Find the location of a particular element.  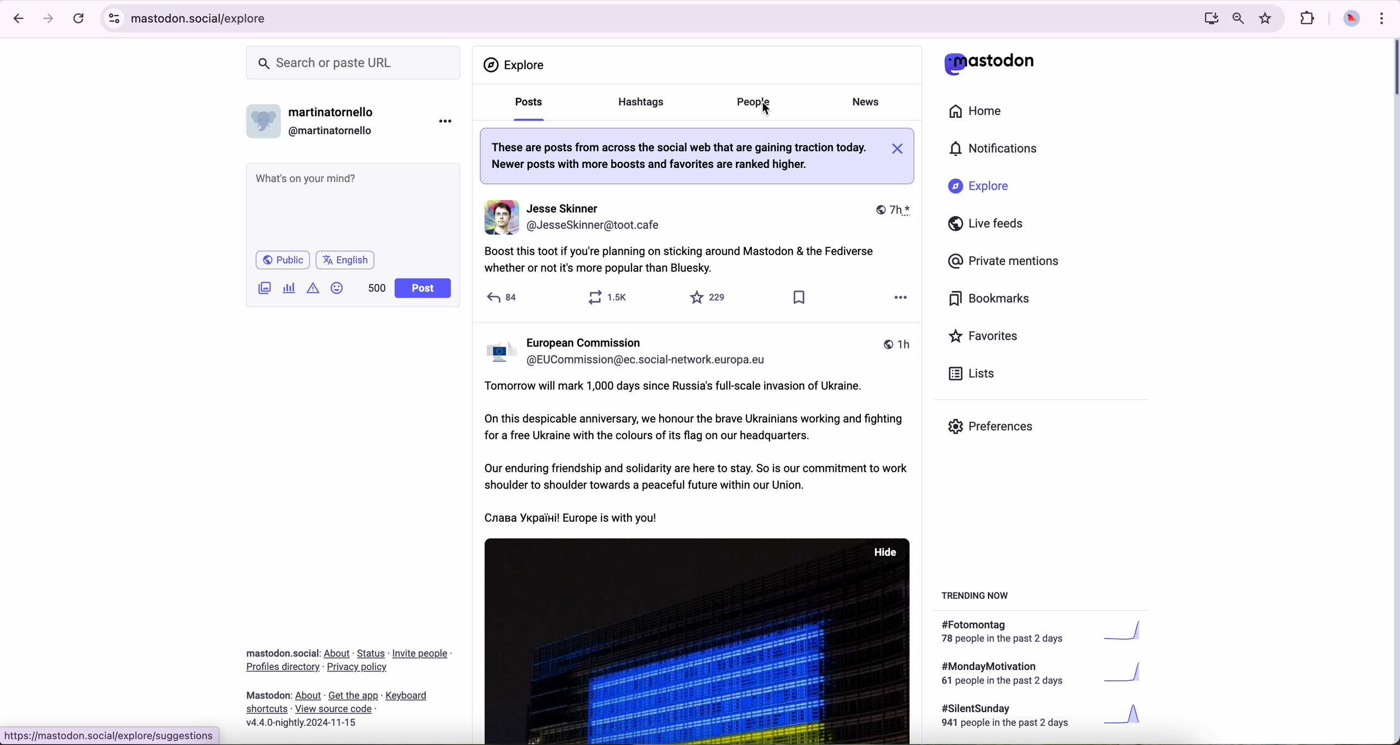

explore section is located at coordinates (516, 65).